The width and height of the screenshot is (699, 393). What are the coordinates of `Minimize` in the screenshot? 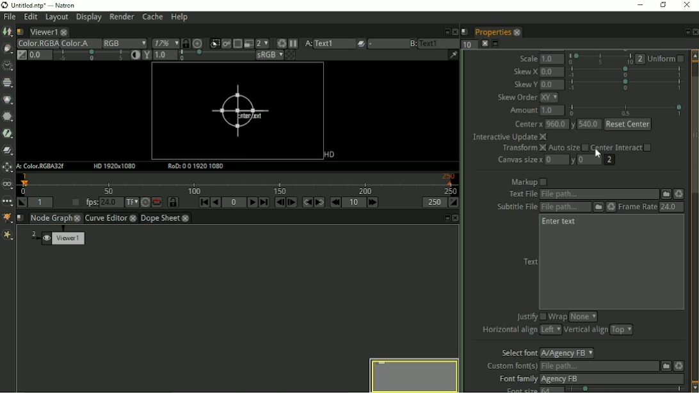 It's located at (642, 5).